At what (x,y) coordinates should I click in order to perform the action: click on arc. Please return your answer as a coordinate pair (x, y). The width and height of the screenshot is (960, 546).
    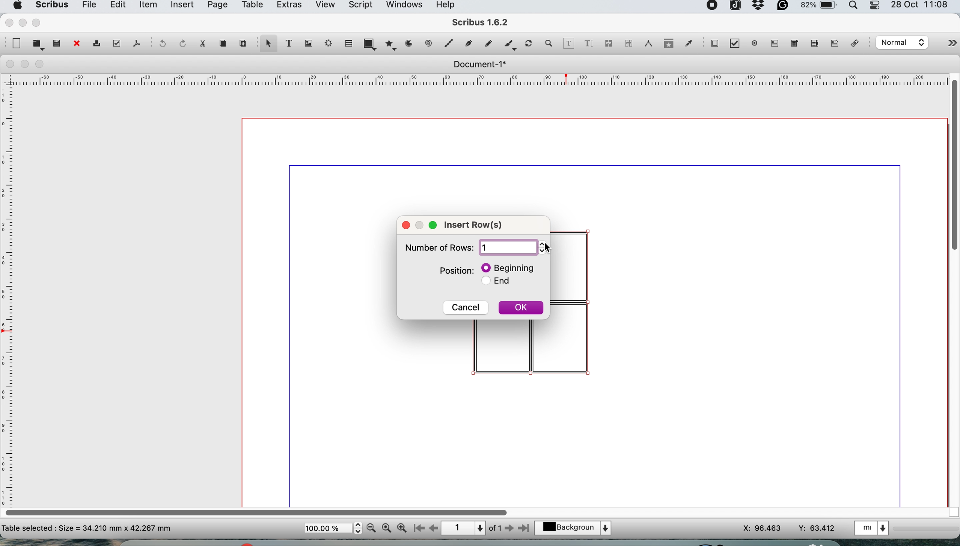
    Looking at the image, I should click on (411, 43).